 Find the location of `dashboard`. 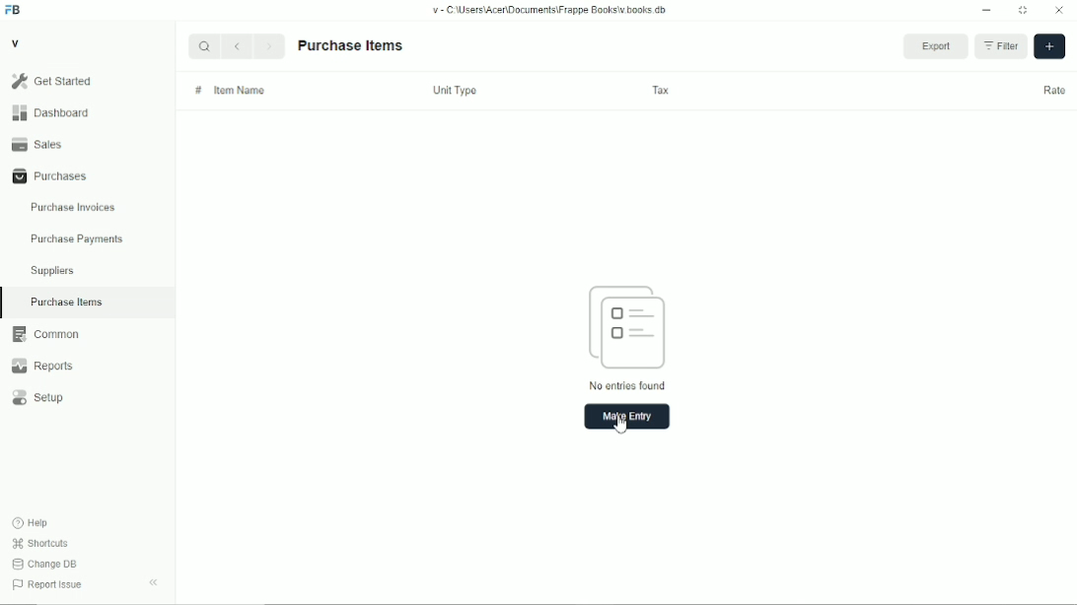

dashboard is located at coordinates (53, 112).